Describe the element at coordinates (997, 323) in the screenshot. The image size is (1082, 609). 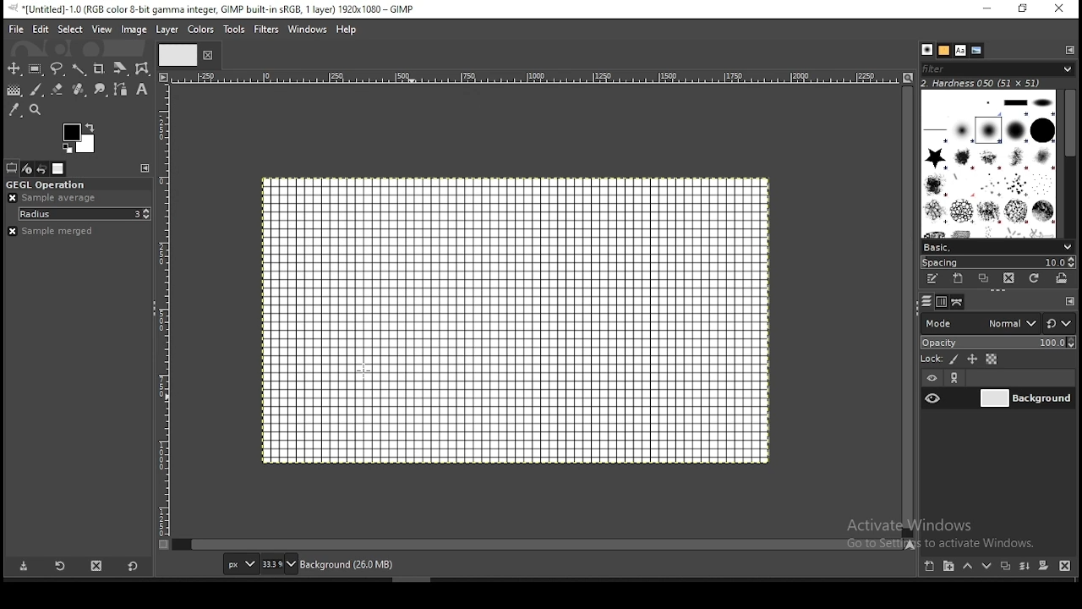
I see `blend mode` at that location.